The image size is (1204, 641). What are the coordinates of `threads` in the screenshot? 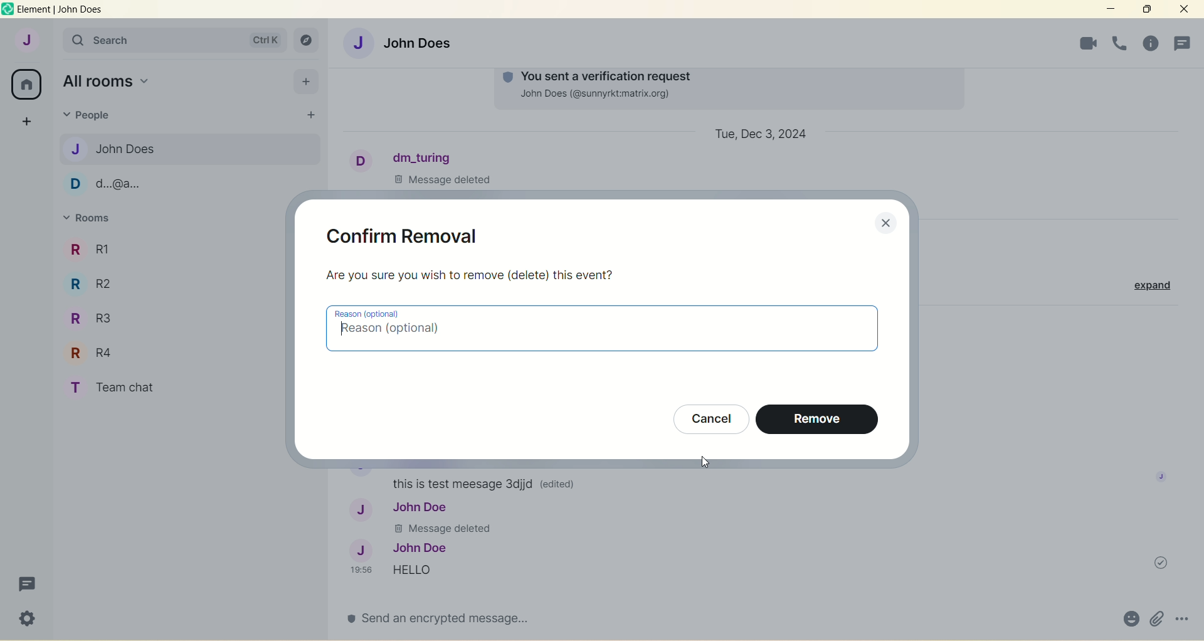 It's located at (1150, 43).